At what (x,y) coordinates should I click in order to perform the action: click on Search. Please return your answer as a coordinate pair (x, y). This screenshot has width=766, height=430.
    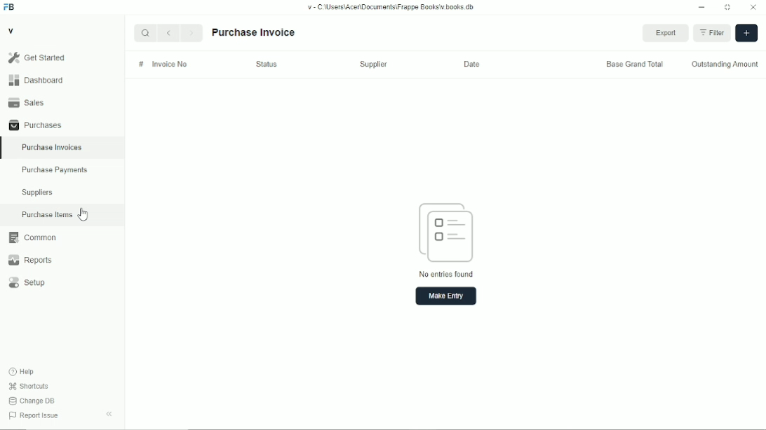
    Looking at the image, I should click on (145, 33).